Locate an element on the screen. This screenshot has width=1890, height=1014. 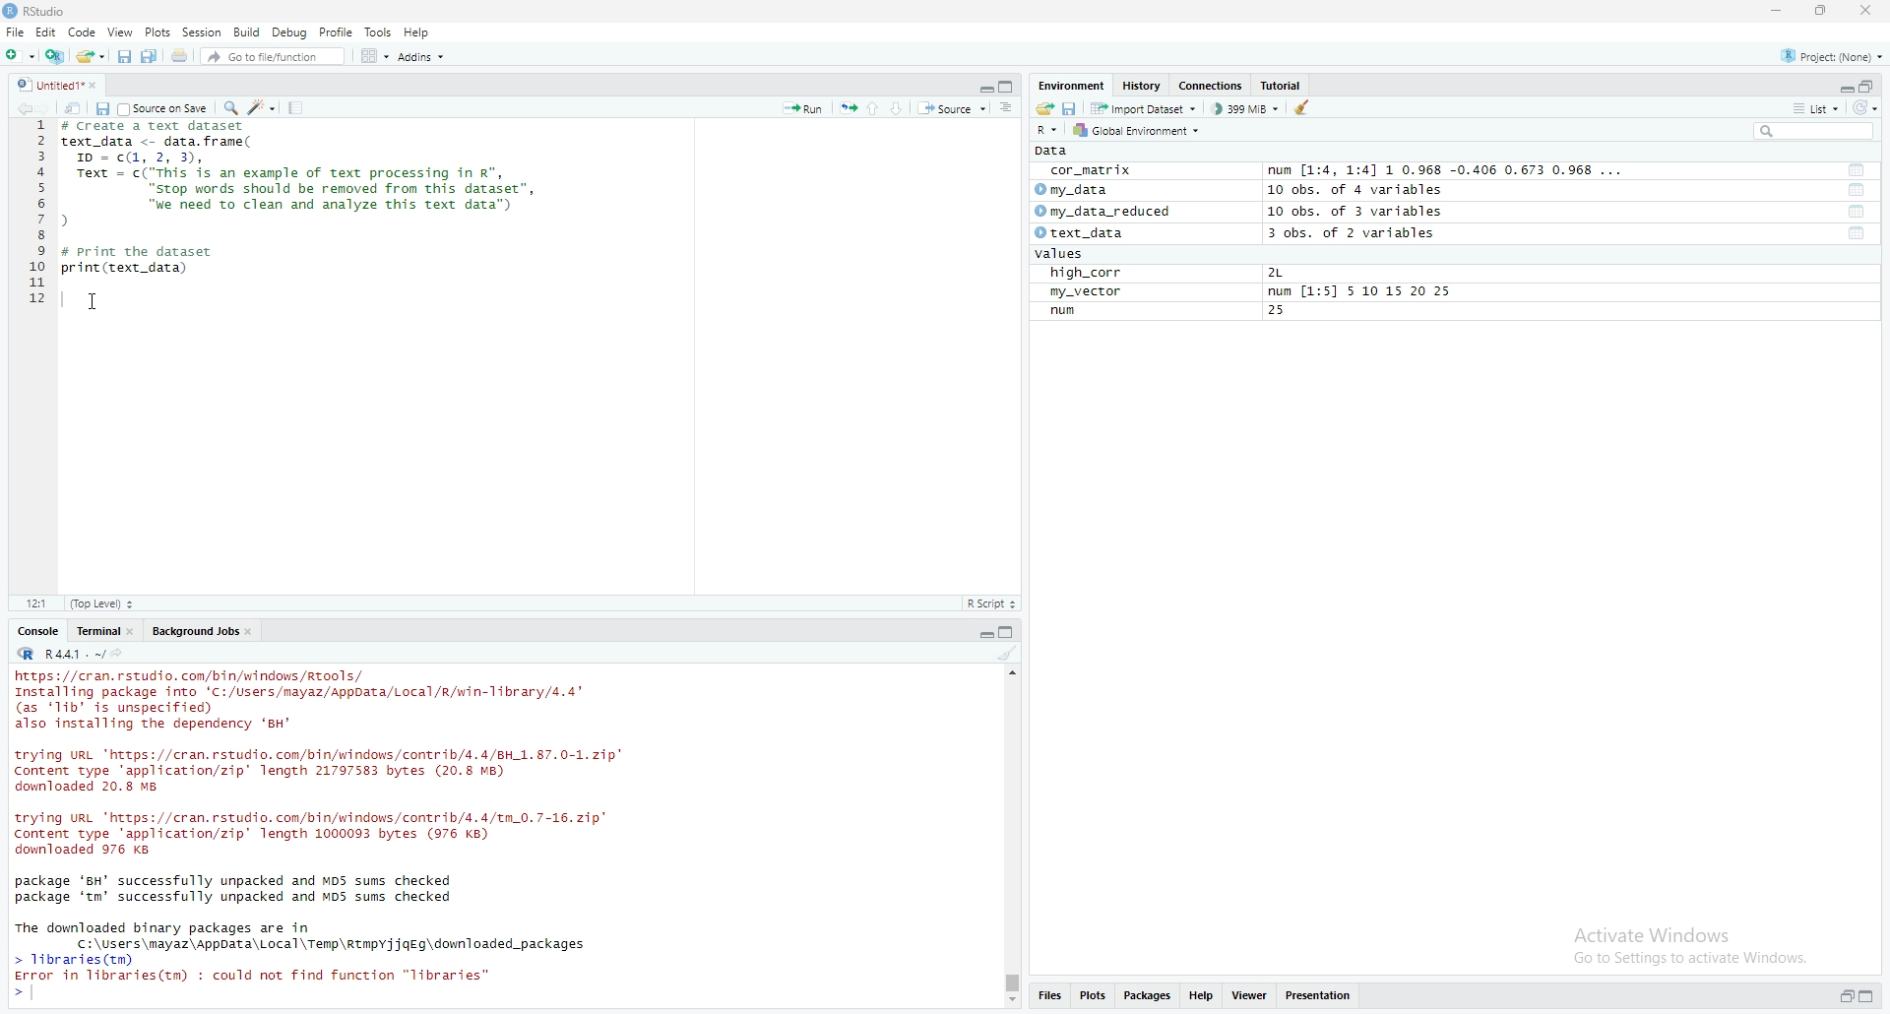
collapse is located at coordinates (1871, 996).